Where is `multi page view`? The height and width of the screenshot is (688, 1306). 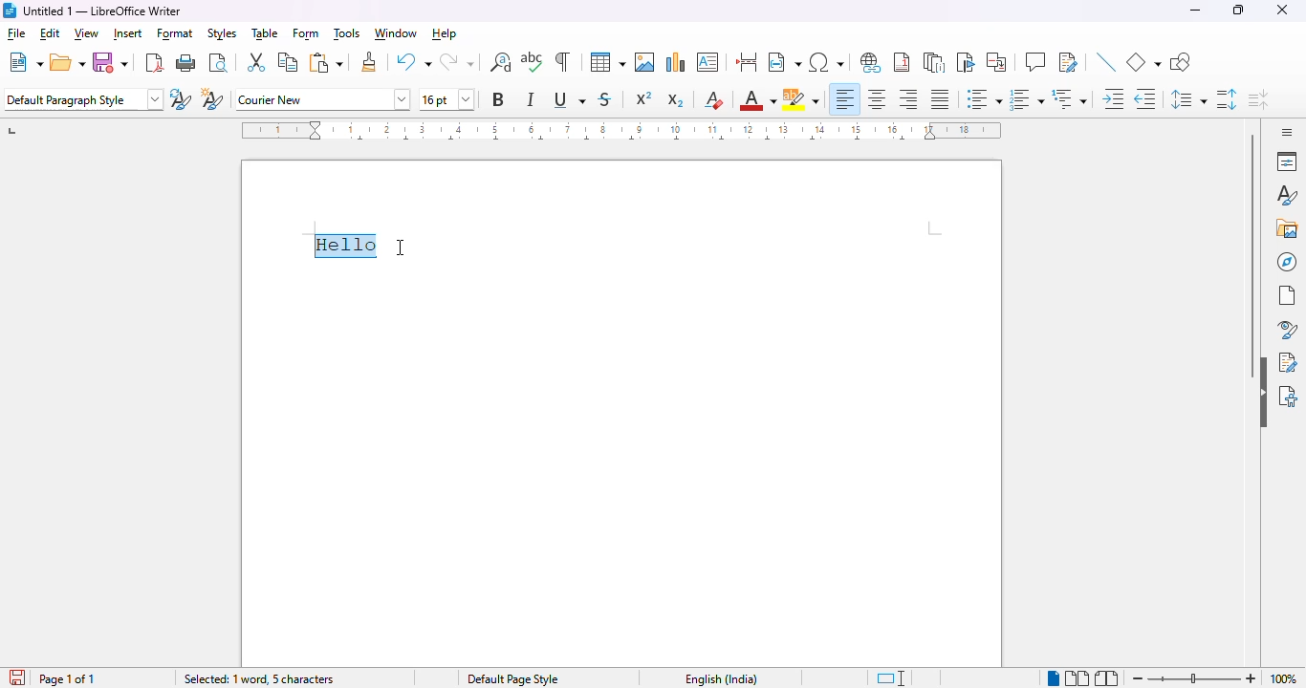
multi page view is located at coordinates (1077, 678).